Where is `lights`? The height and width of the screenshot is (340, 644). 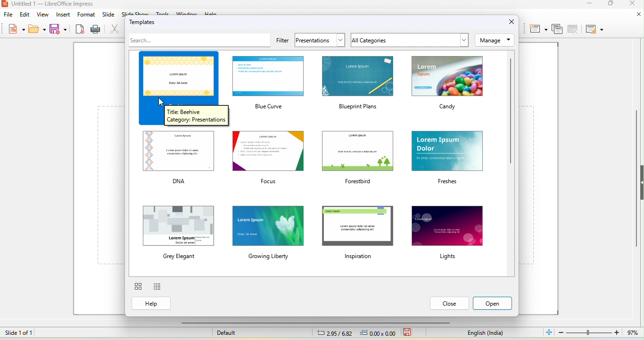 lights is located at coordinates (448, 232).